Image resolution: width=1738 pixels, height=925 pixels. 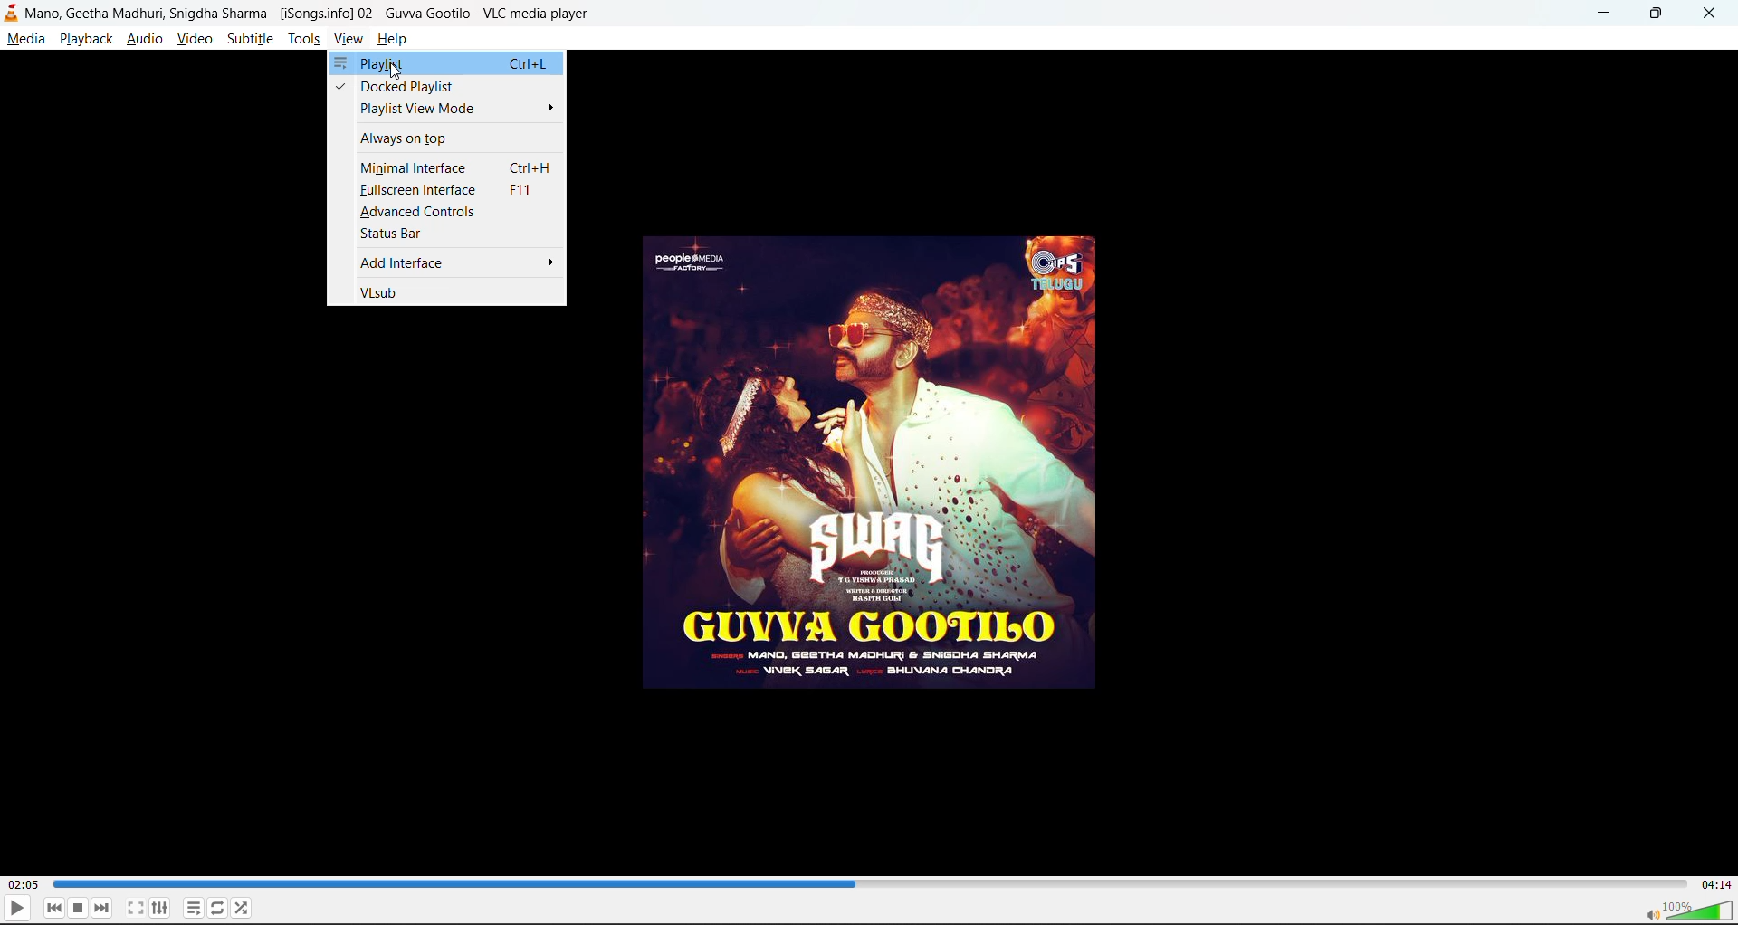 What do you see at coordinates (1687, 910) in the screenshot?
I see `volume` at bounding box center [1687, 910].